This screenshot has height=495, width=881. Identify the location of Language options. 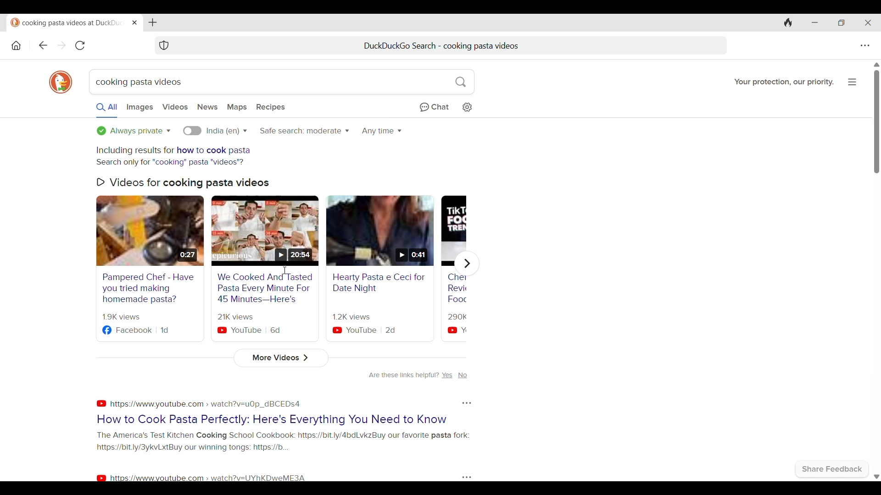
(227, 131).